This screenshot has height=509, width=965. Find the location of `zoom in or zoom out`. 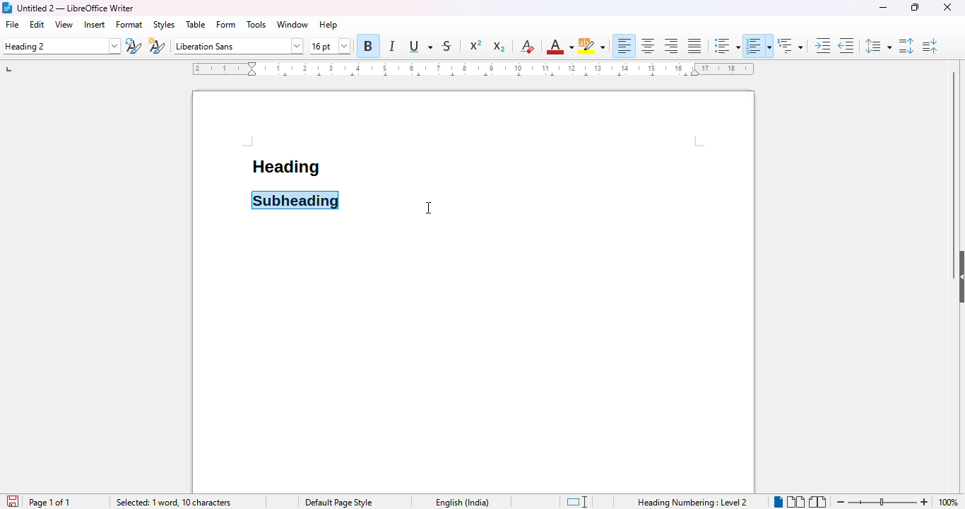

zoom in or zoom out is located at coordinates (882, 501).